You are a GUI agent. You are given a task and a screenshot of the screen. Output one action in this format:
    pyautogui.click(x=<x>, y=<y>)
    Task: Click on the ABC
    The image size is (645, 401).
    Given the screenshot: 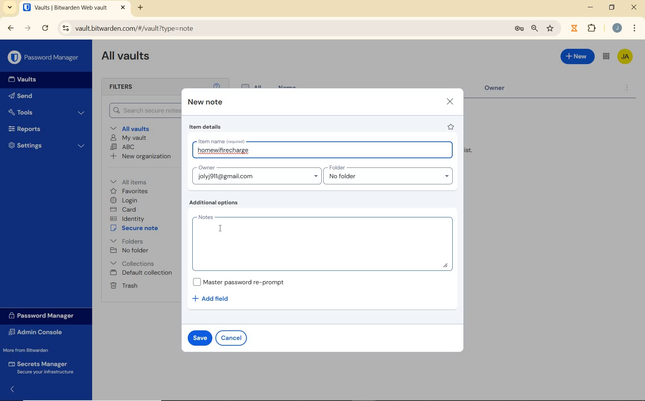 What is the action you would take?
    pyautogui.click(x=123, y=147)
    